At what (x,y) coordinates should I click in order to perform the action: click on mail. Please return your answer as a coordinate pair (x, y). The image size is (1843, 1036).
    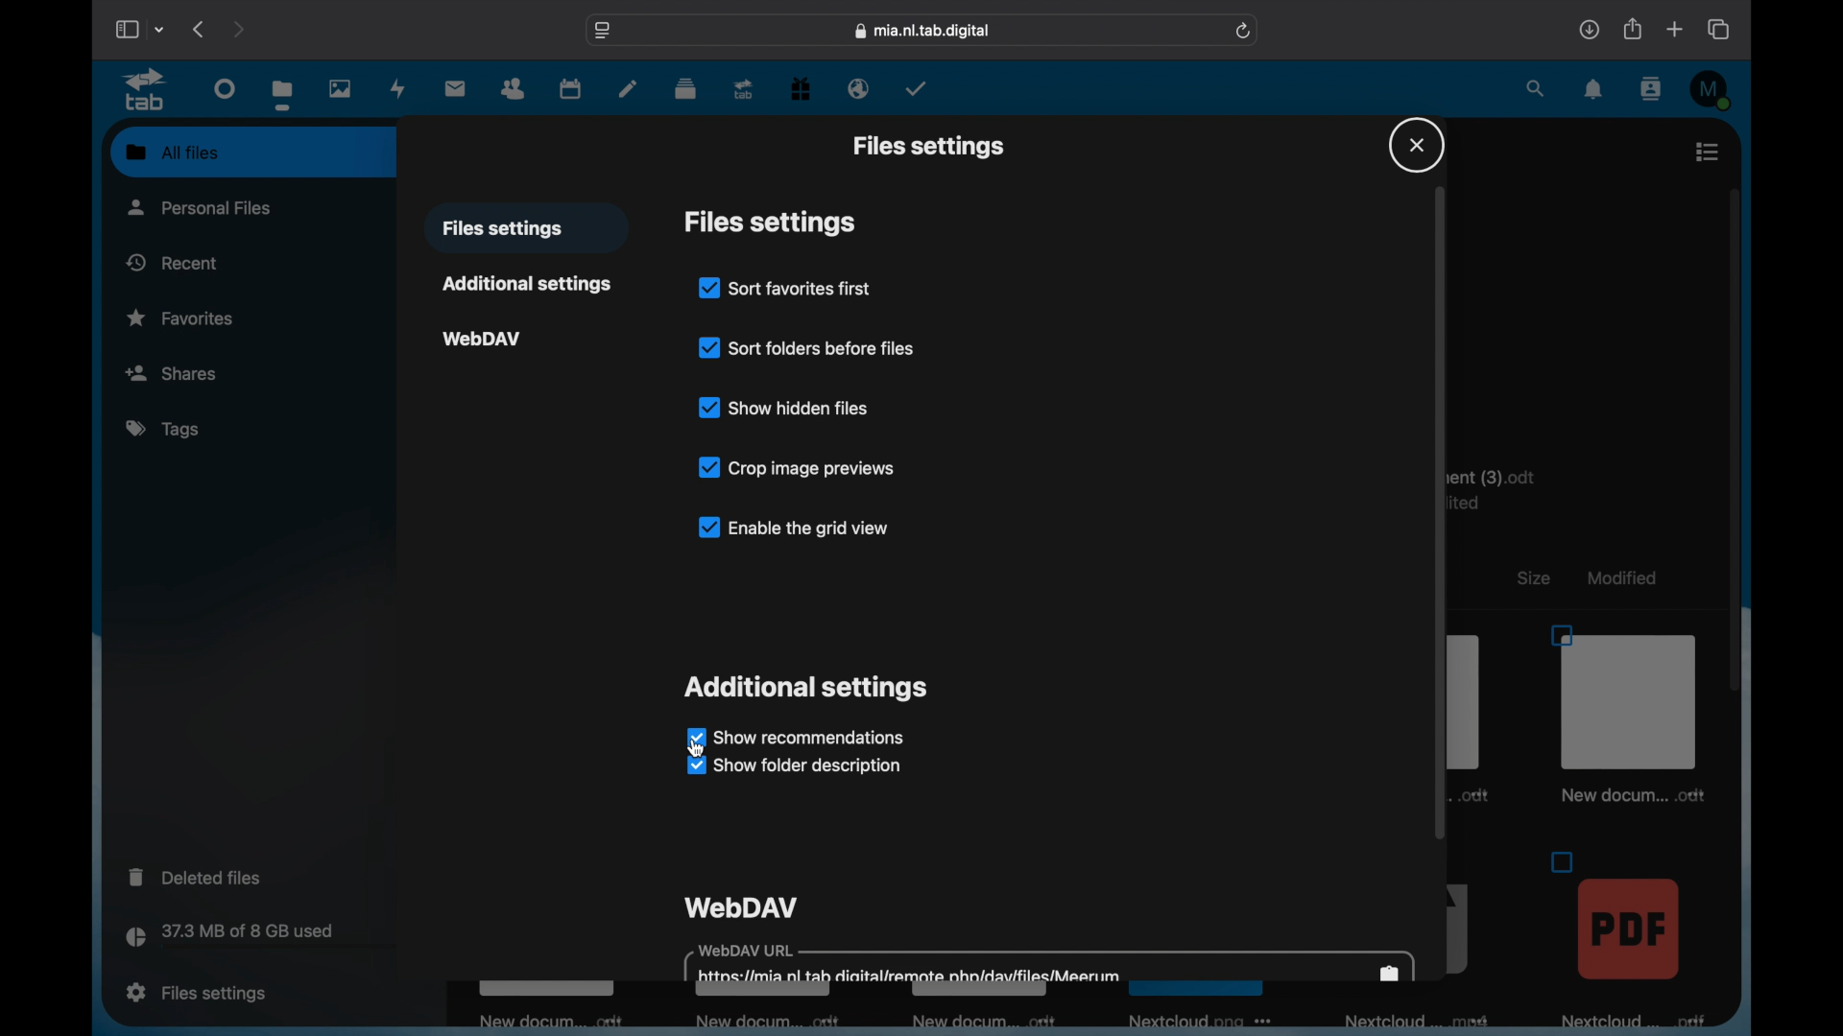
    Looking at the image, I should click on (456, 88).